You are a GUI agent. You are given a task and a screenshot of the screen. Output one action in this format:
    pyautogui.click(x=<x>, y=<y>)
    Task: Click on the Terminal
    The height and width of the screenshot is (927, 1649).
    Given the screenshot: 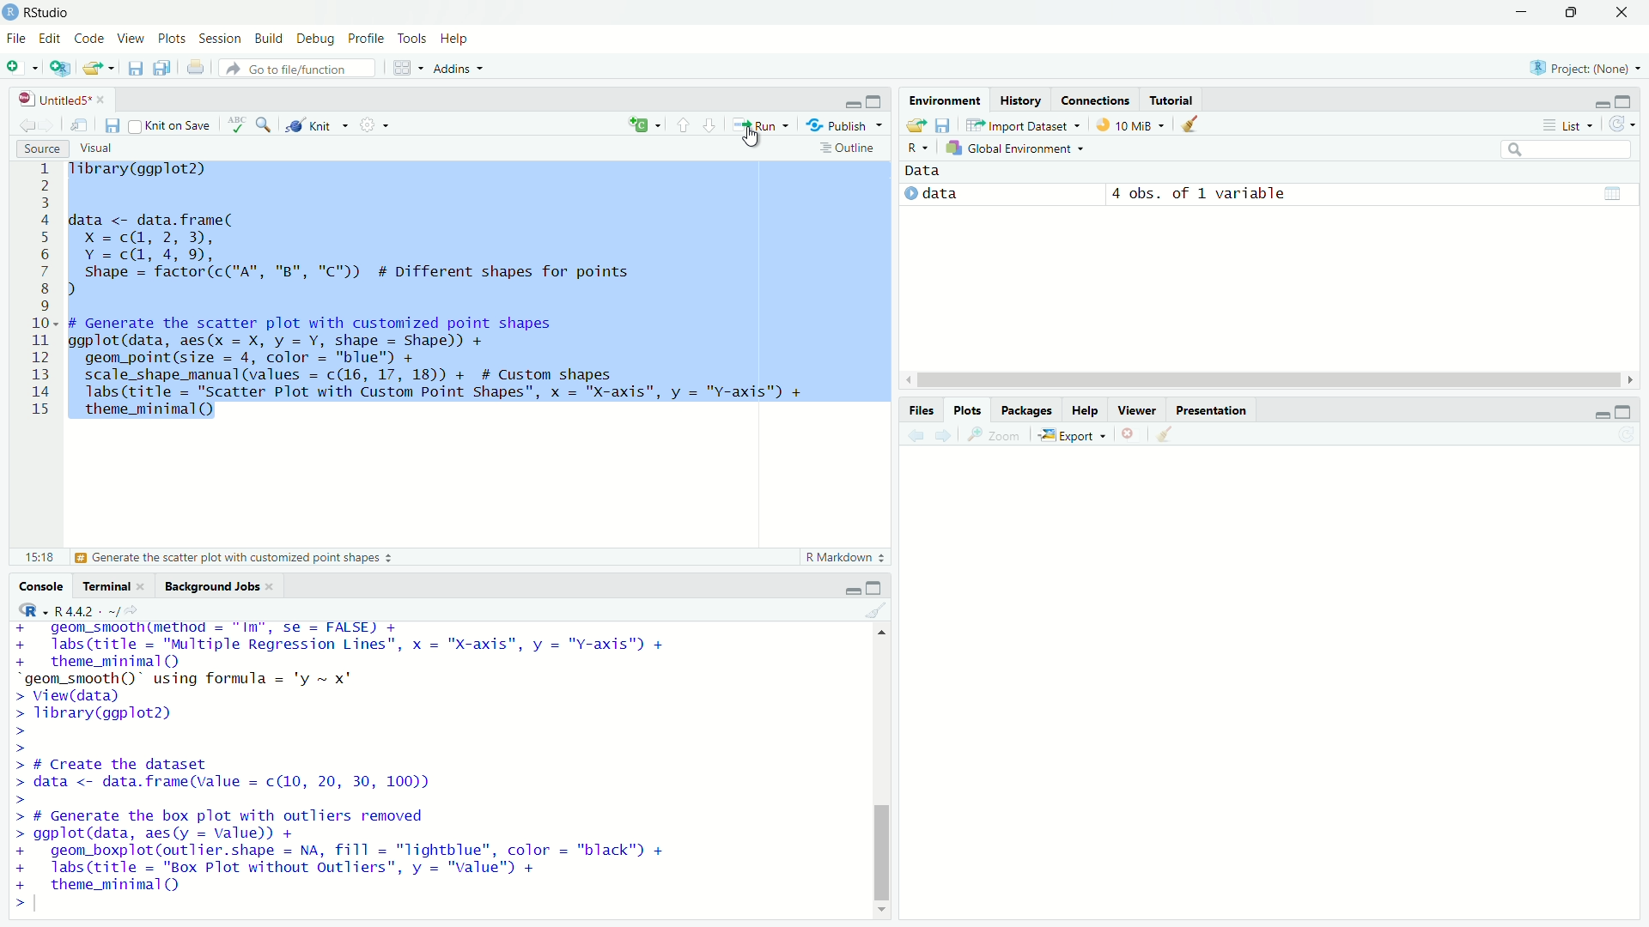 What is the action you would take?
    pyautogui.click(x=103, y=586)
    